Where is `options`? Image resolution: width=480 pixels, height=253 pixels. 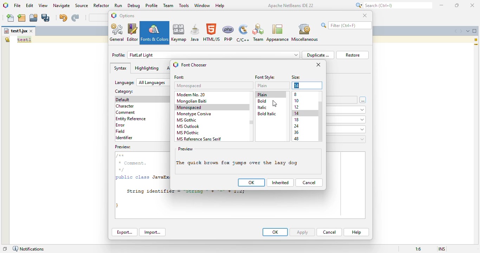
options is located at coordinates (128, 16).